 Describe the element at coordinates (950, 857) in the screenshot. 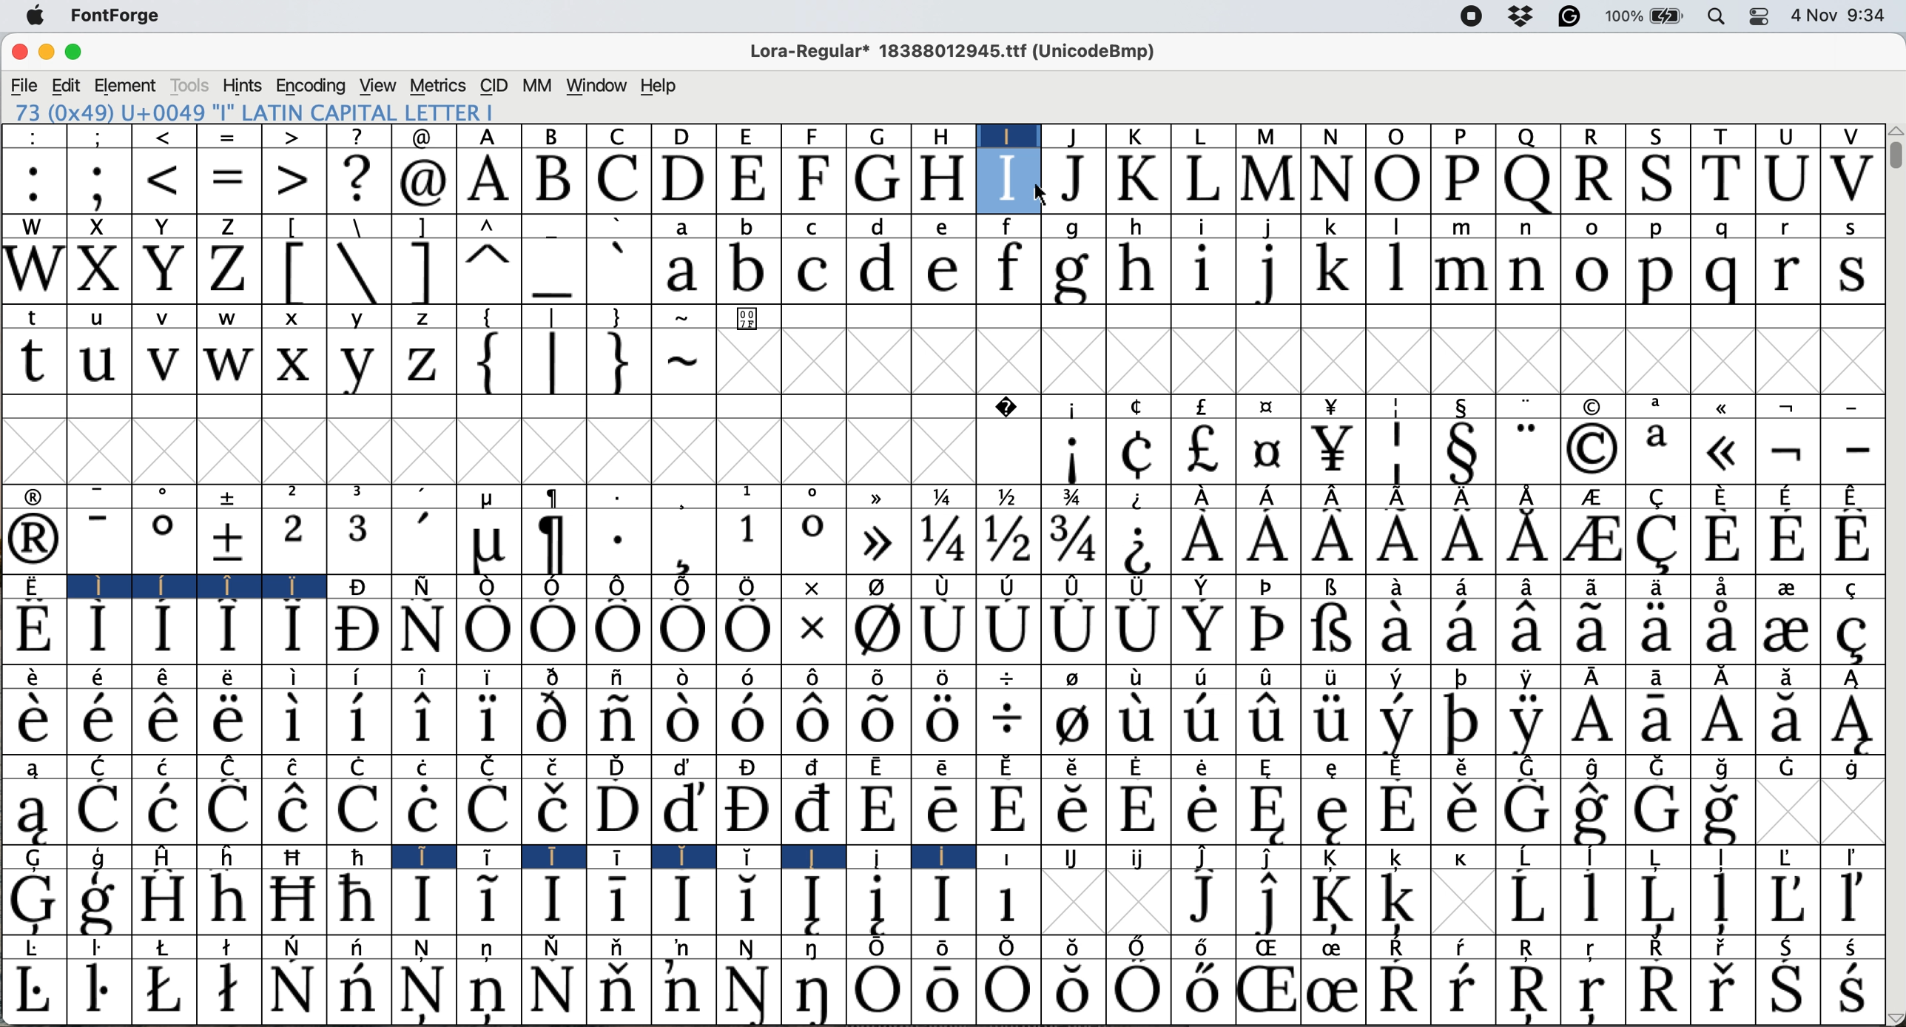

I see `Symbol` at that location.